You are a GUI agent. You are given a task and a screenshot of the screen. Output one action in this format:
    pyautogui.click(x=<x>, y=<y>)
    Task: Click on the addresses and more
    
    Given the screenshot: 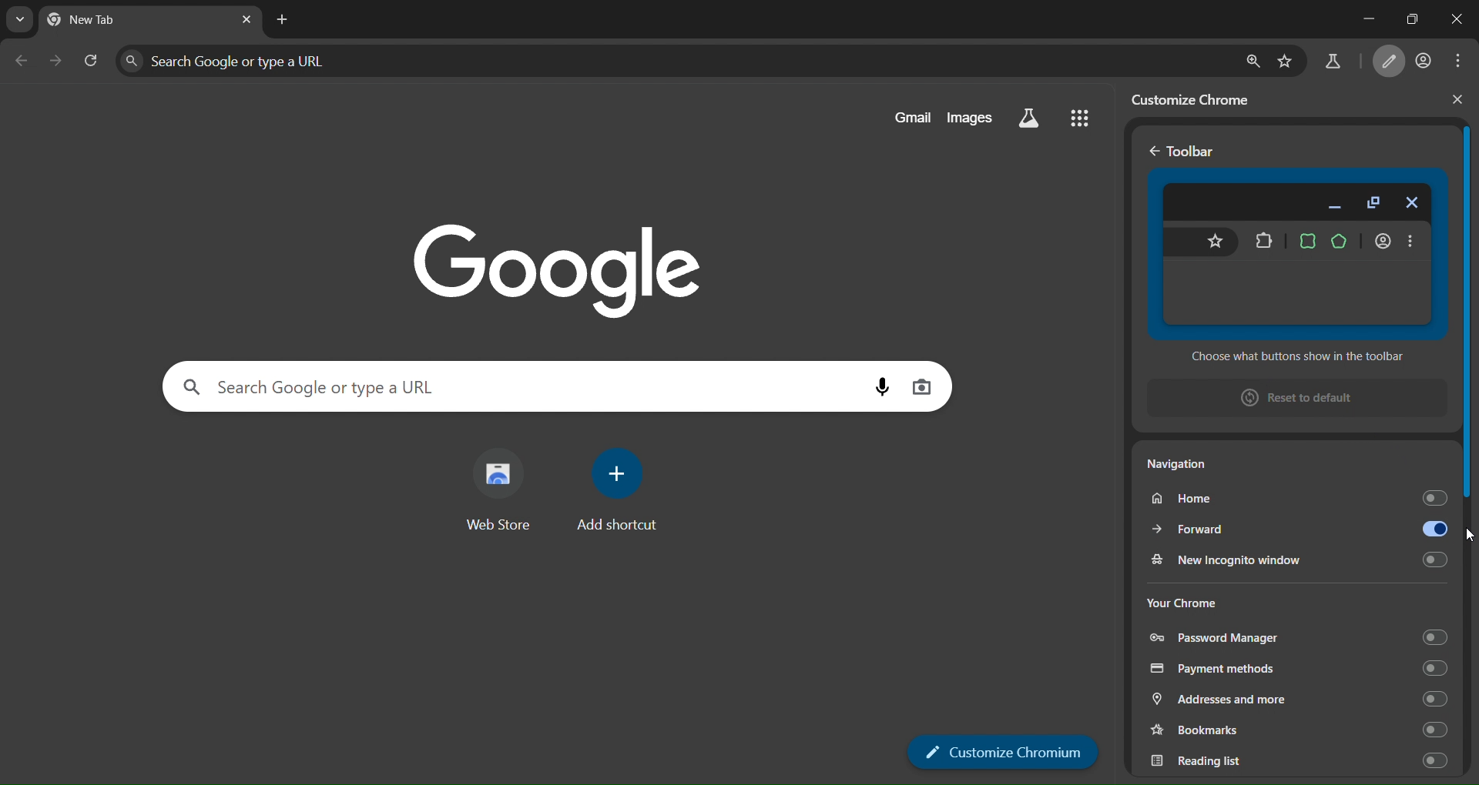 What is the action you would take?
    pyautogui.click(x=1293, y=700)
    